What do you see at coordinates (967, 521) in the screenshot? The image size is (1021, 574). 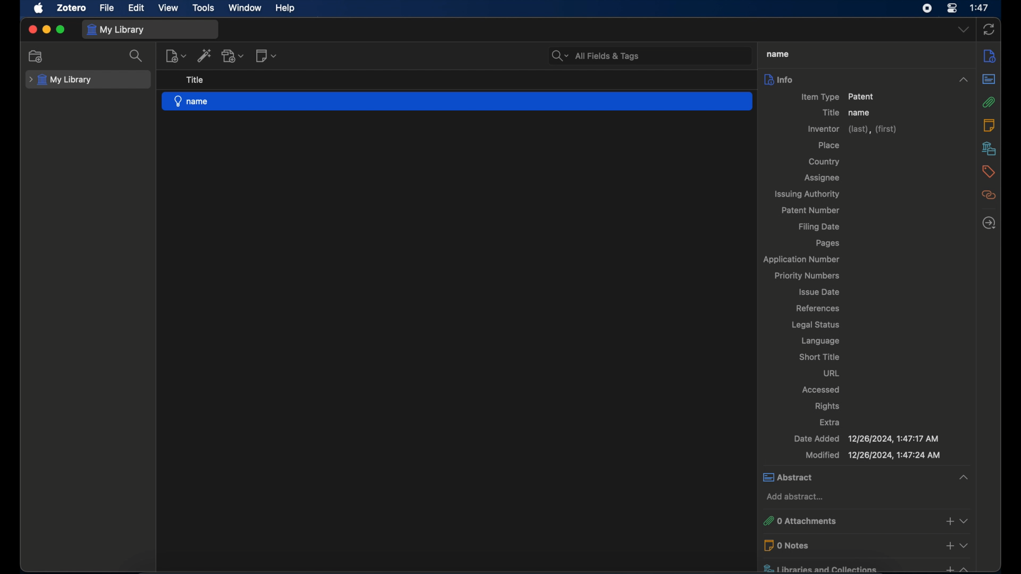 I see `Collapse or expand ` at bounding box center [967, 521].